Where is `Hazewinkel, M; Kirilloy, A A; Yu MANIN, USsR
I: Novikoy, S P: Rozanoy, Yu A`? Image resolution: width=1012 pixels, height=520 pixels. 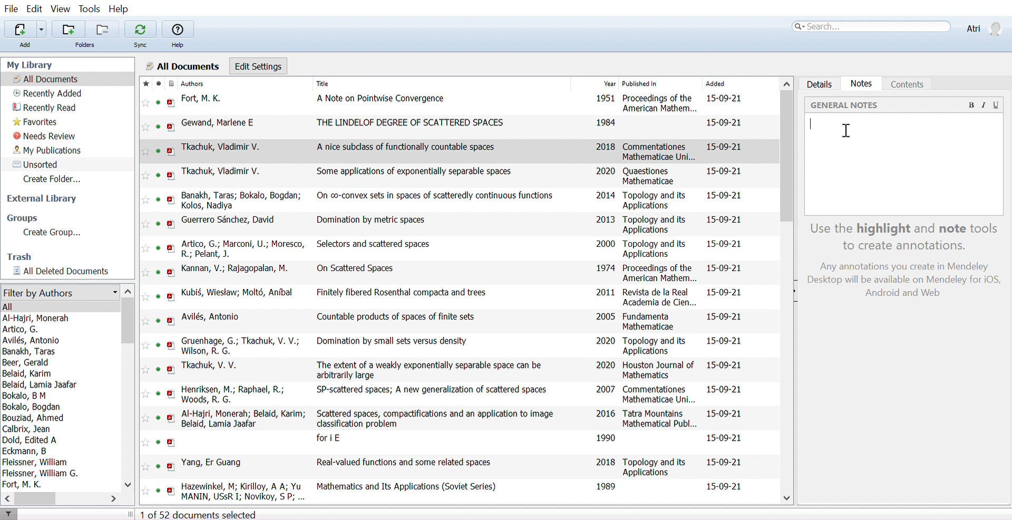 Hazewinkel, M; Kirilloy, A A; Yu MANIN, USsR
I: Novikoy, S P: Rozanoy, Yu A is located at coordinates (244, 490).